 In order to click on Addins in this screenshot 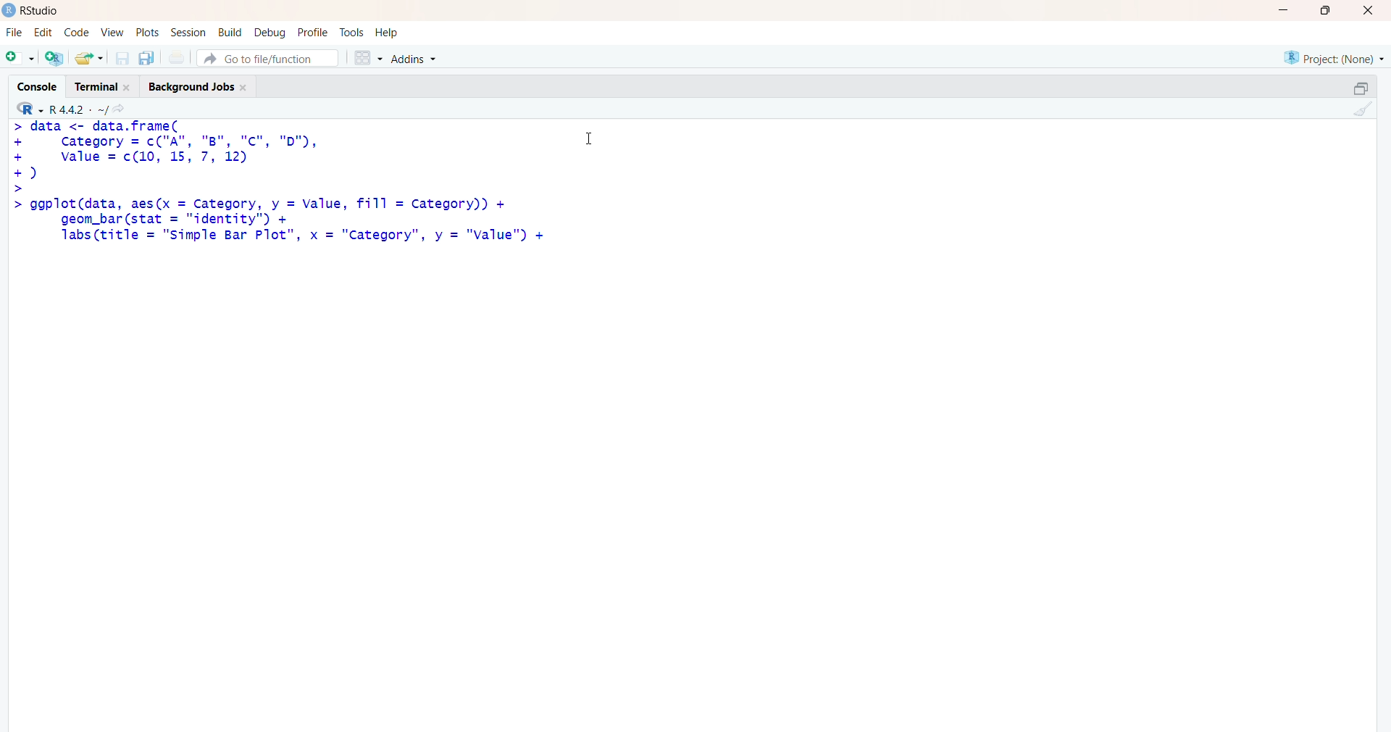, I will do `click(417, 59)`.